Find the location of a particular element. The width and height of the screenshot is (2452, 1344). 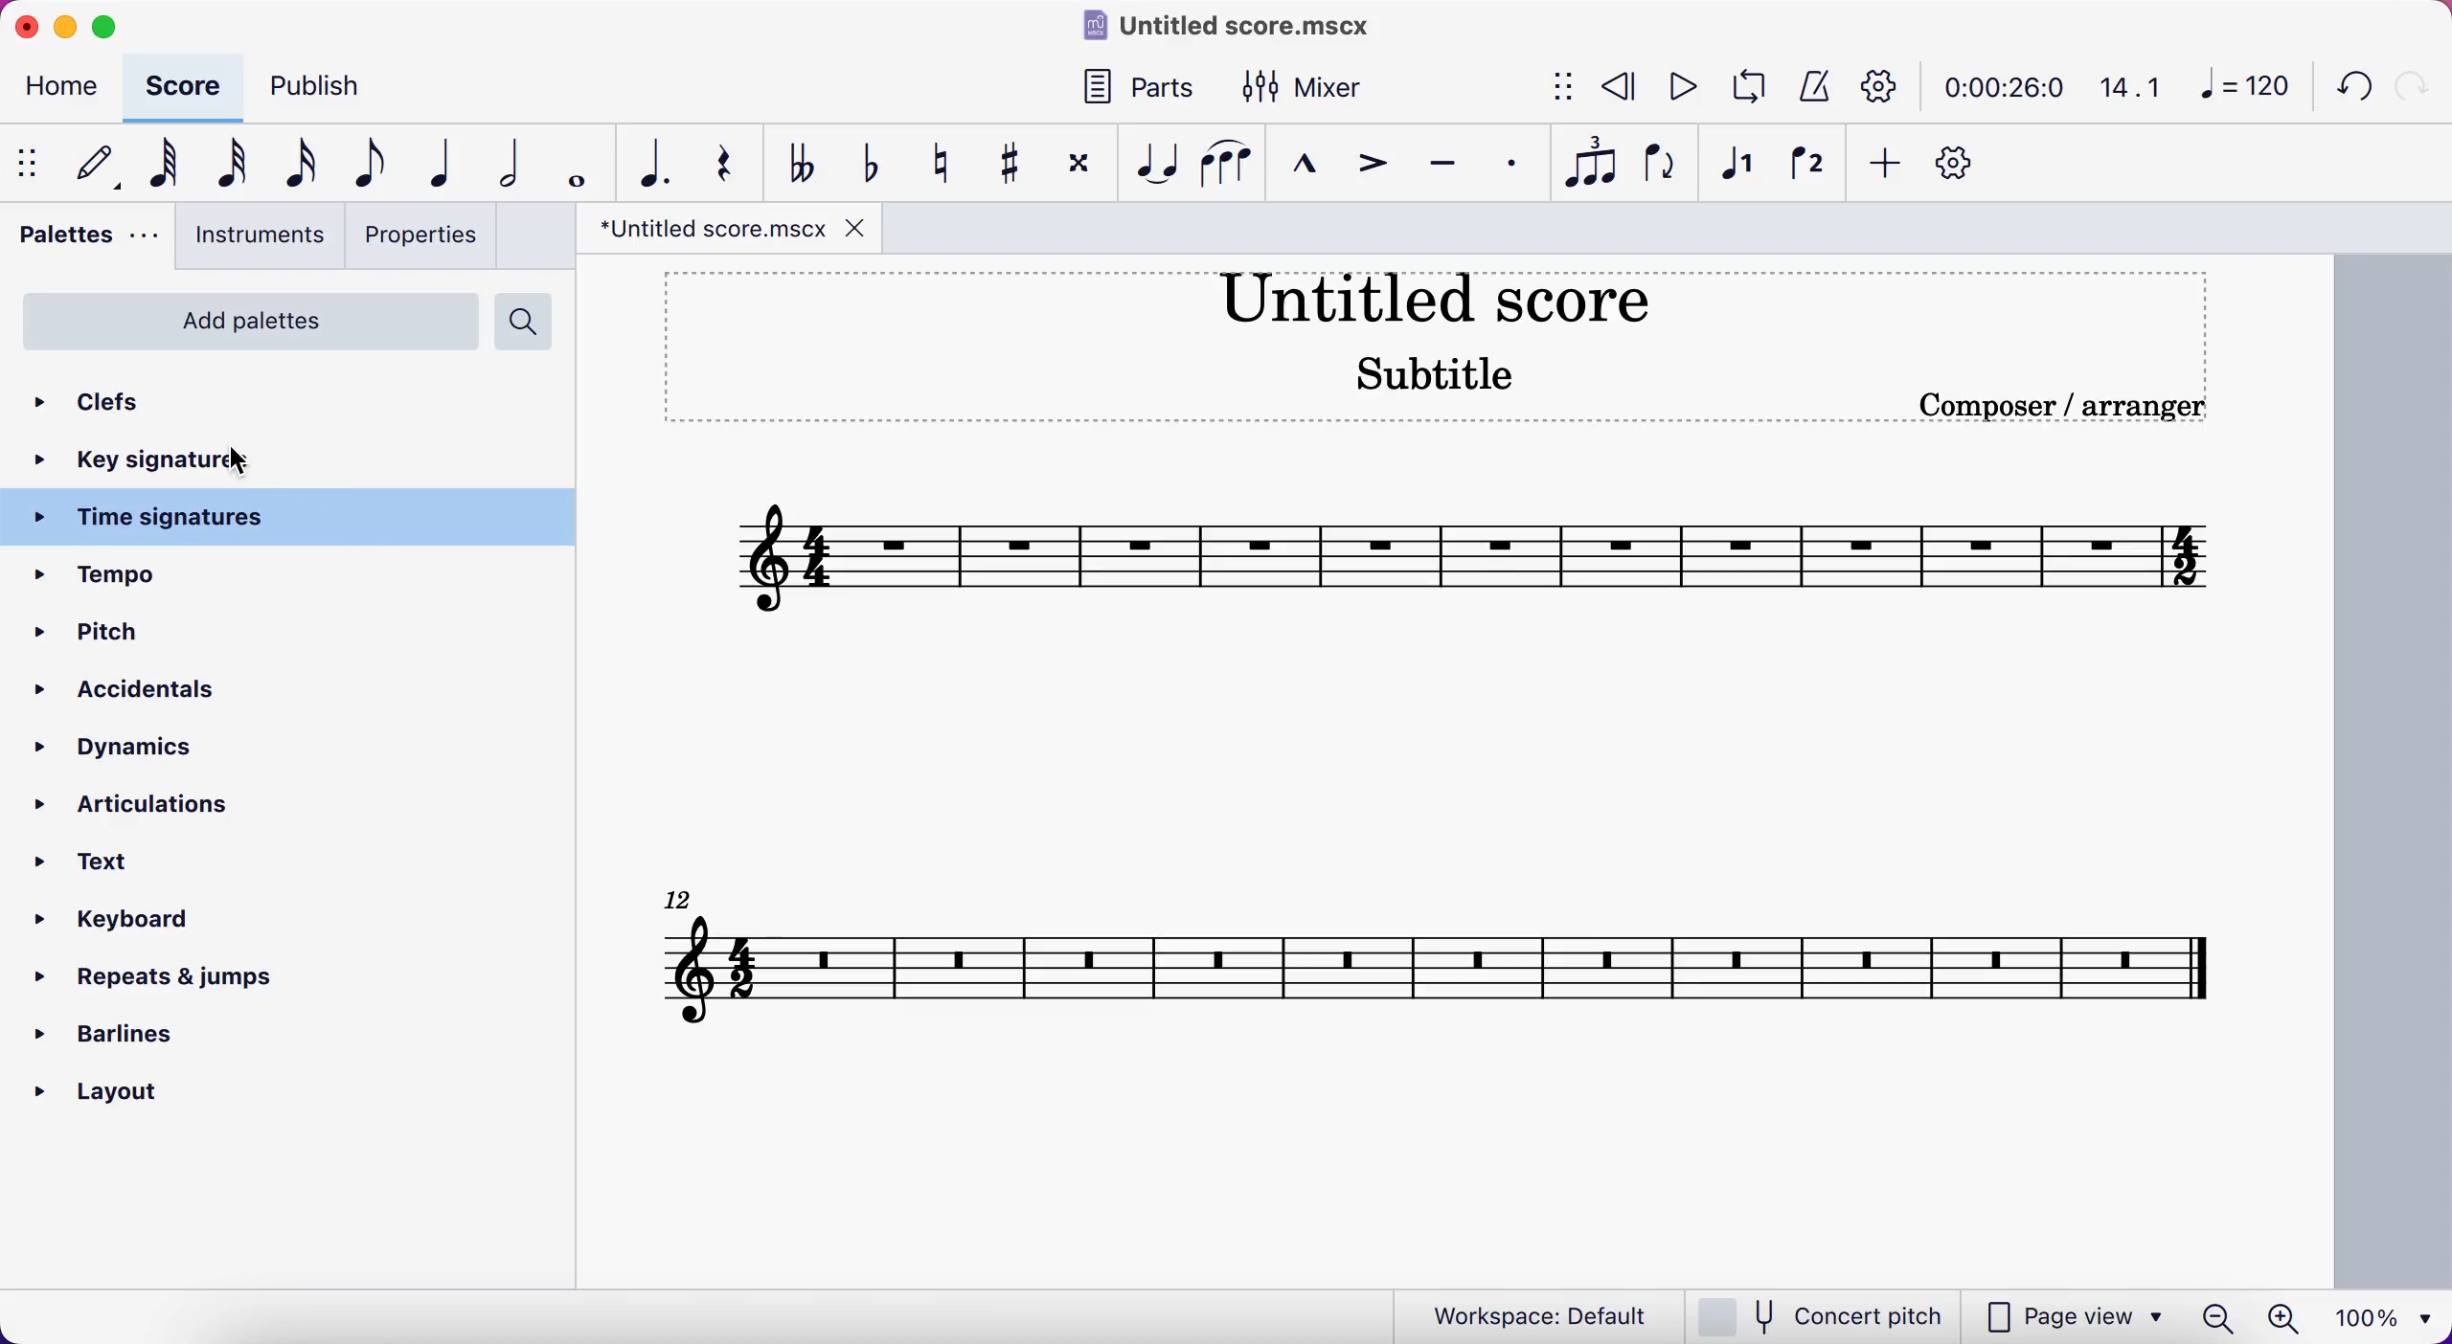

16th note is located at coordinates (302, 166).